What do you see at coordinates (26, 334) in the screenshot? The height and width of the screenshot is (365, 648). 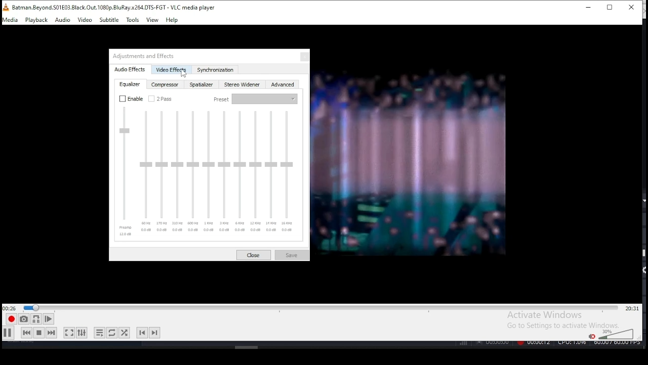 I see `previous media in track, skips backward when held` at bounding box center [26, 334].